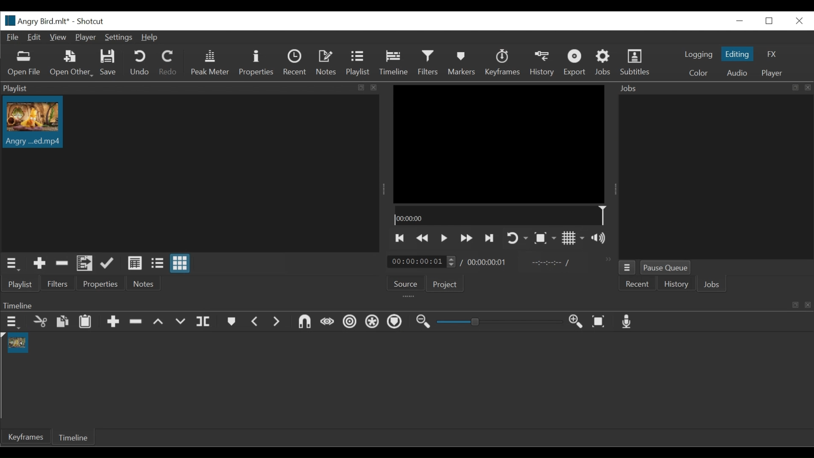 The height and width of the screenshot is (458, 814). Describe the element at coordinates (134, 263) in the screenshot. I see `View as Detail` at that location.